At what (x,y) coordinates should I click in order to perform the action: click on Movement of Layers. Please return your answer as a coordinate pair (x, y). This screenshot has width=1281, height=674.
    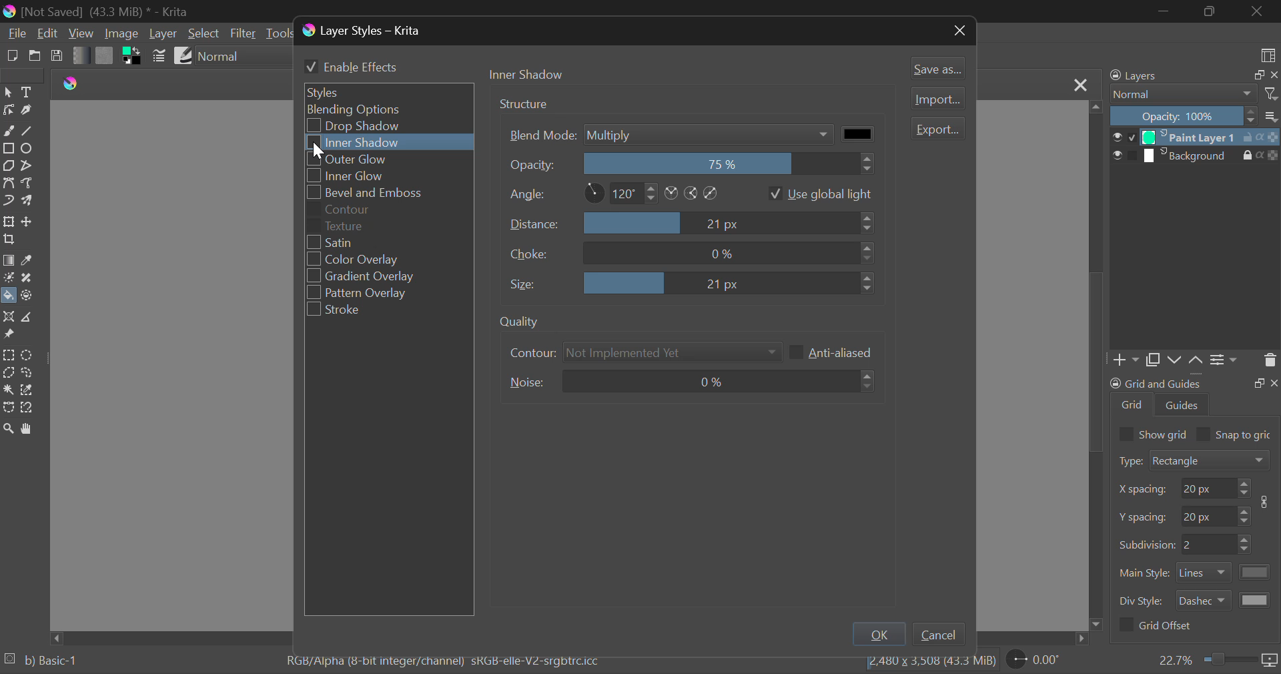
    Looking at the image, I should click on (1188, 361).